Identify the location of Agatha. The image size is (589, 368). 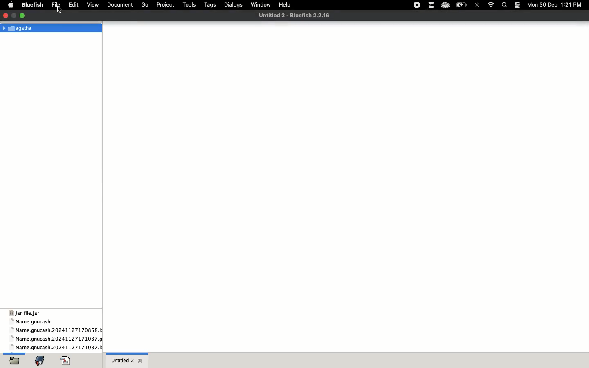
(52, 28).